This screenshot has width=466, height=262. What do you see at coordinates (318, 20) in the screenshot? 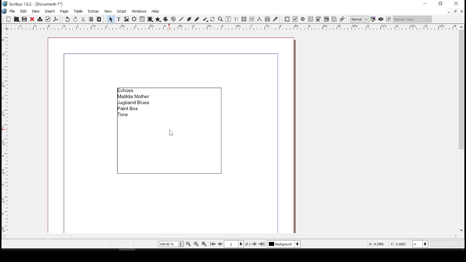
I see `pdf combo box` at bounding box center [318, 20].